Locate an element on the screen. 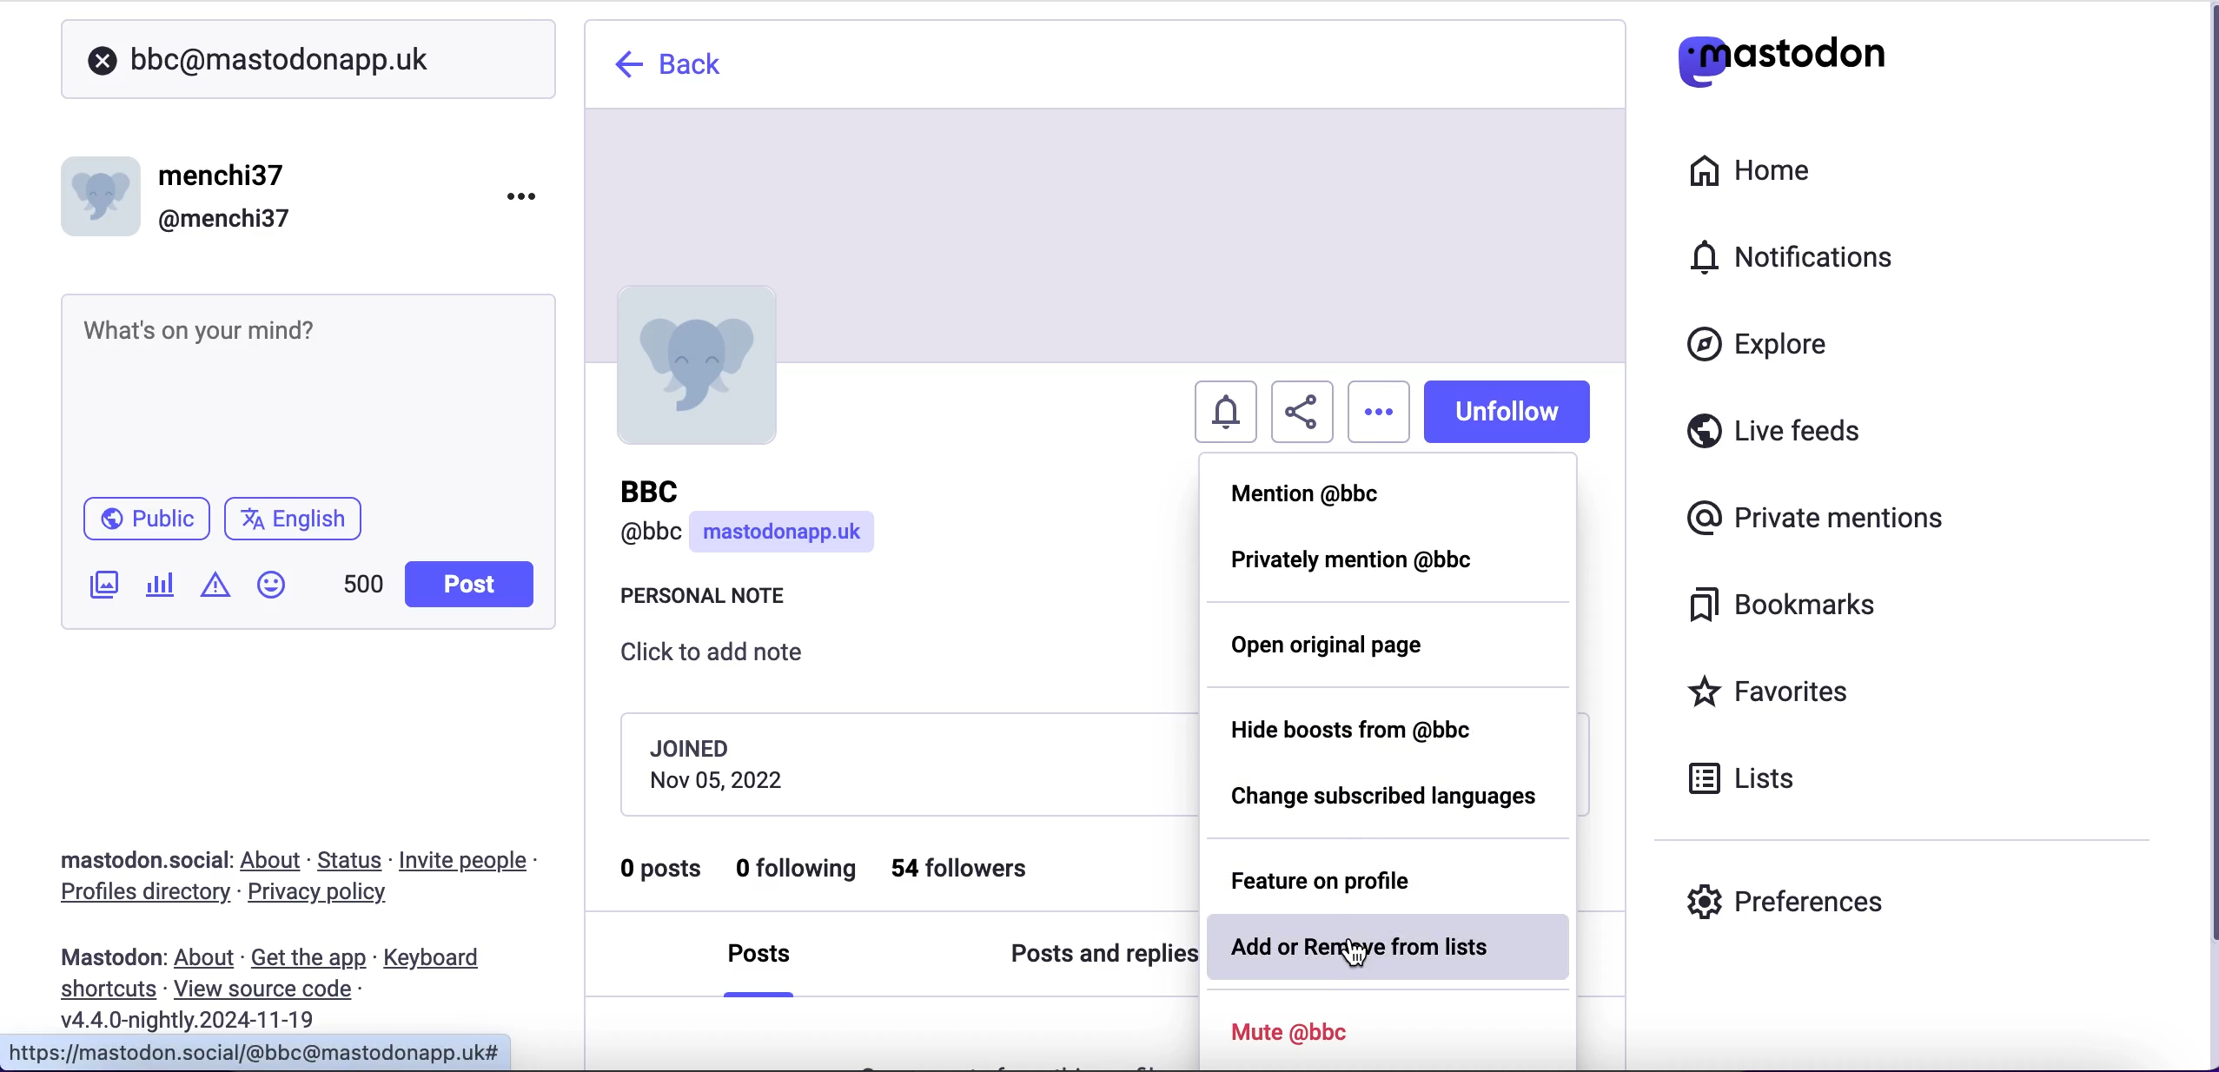  URL is located at coordinates (258, 1053).